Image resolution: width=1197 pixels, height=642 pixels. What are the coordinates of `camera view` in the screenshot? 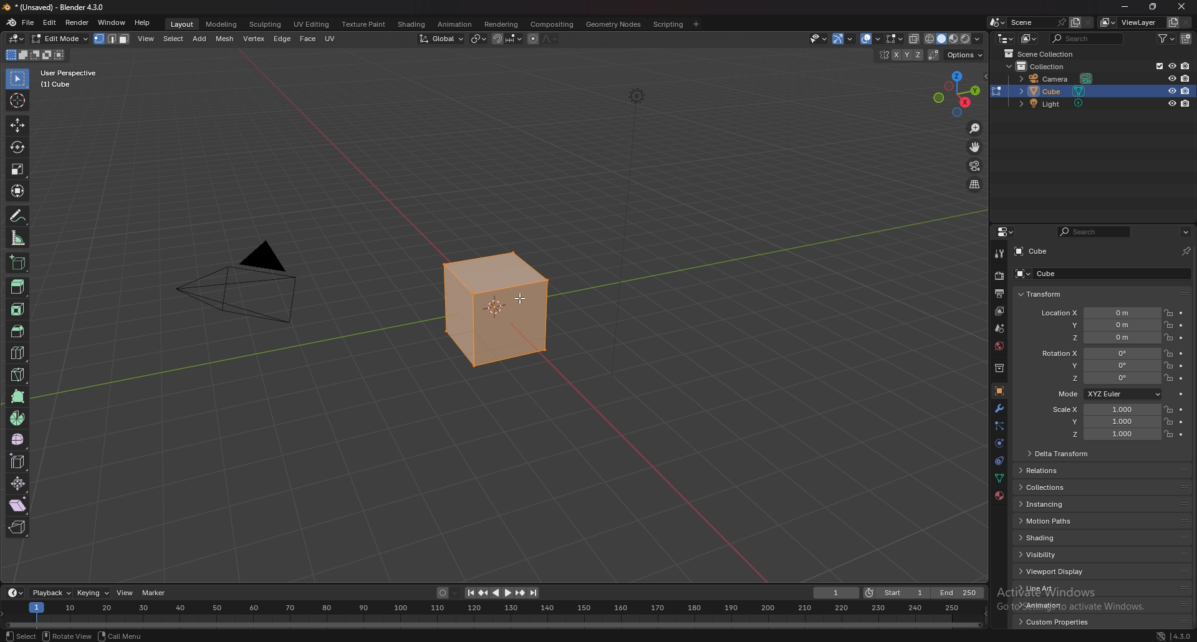 It's located at (976, 166).